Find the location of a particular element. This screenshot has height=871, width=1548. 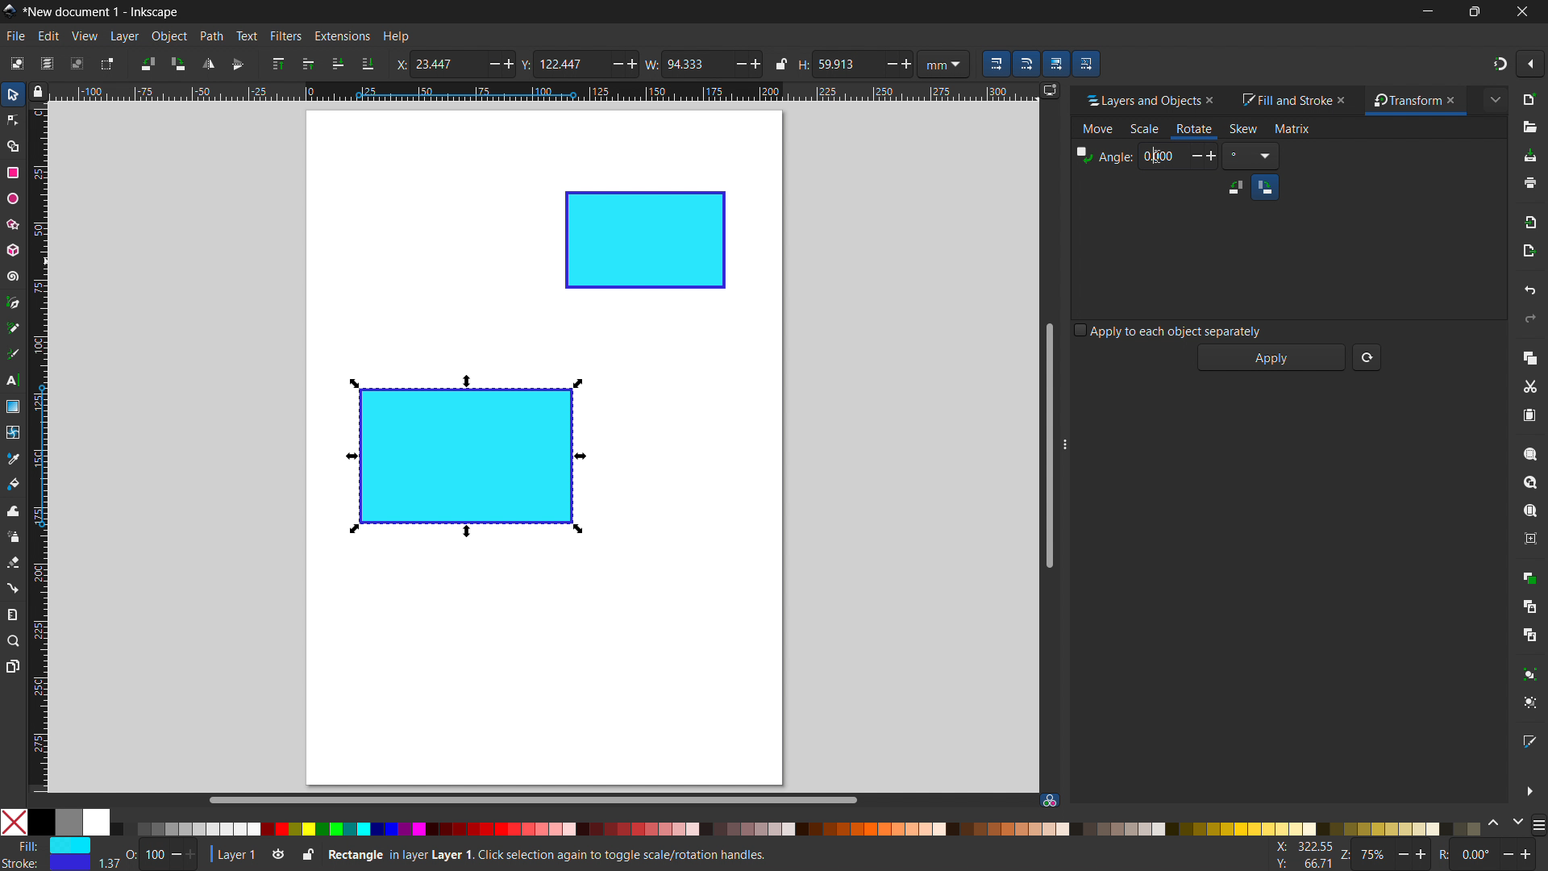

*New document 1 - Inkscape is located at coordinates (102, 12).